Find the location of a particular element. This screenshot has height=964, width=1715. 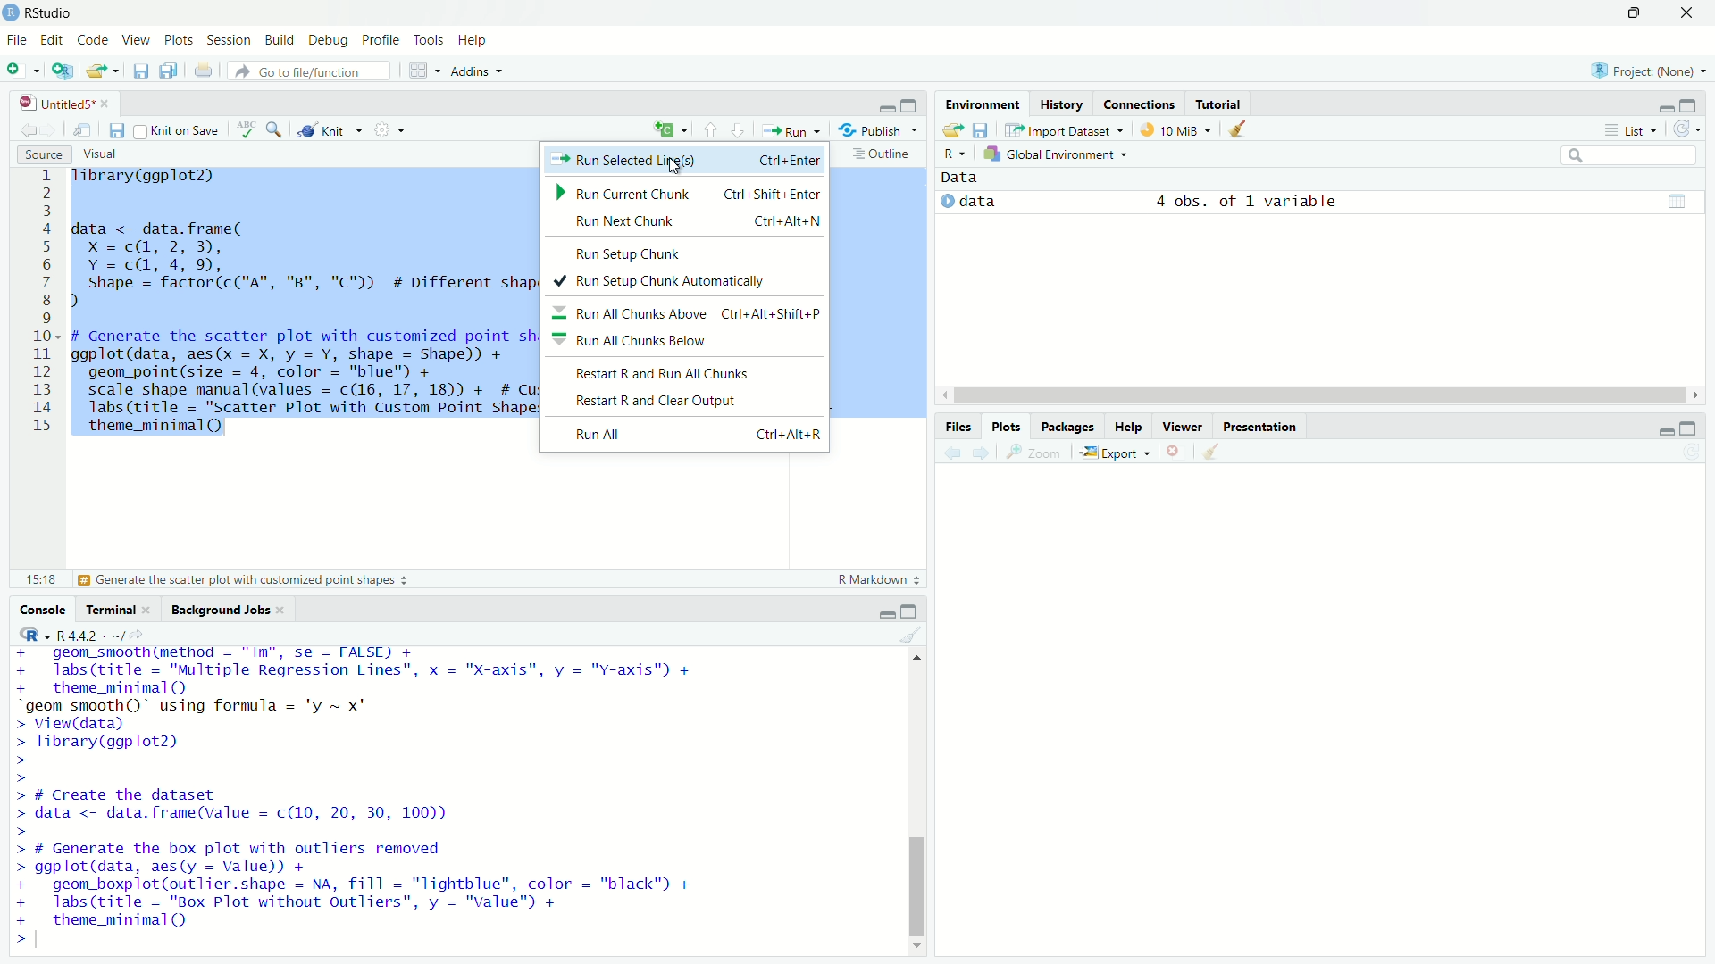

Help is located at coordinates (1128, 426).